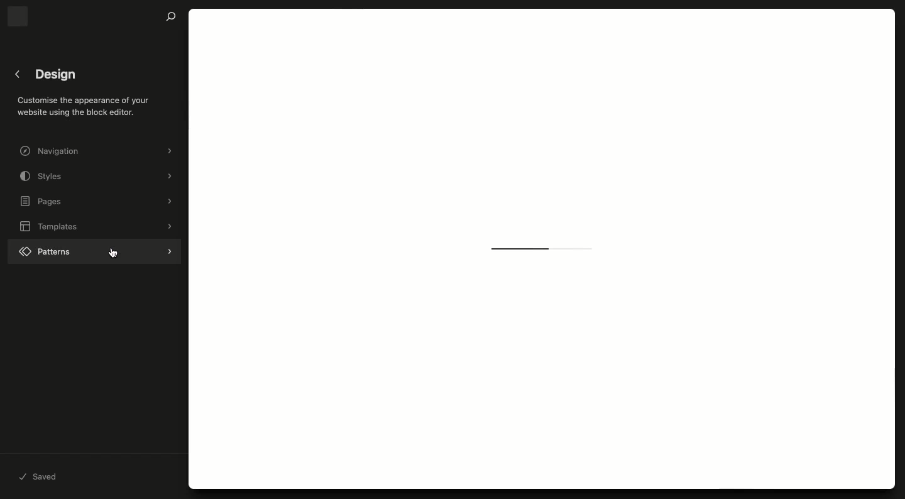 The width and height of the screenshot is (905, 499). Describe the element at coordinates (97, 202) in the screenshot. I see `Pages` at that location.